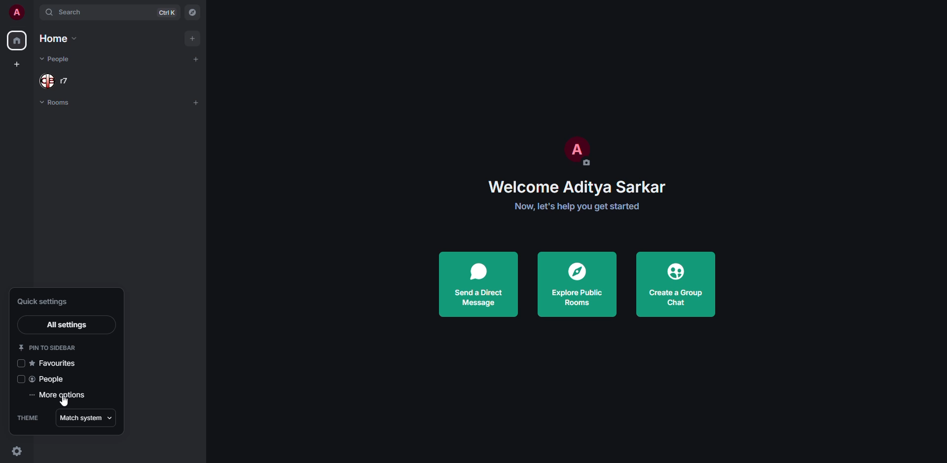  What do you see at coordinates (576, 283) in the screenshot?
I see `explore public rooms` at bounding box center [576, 283].